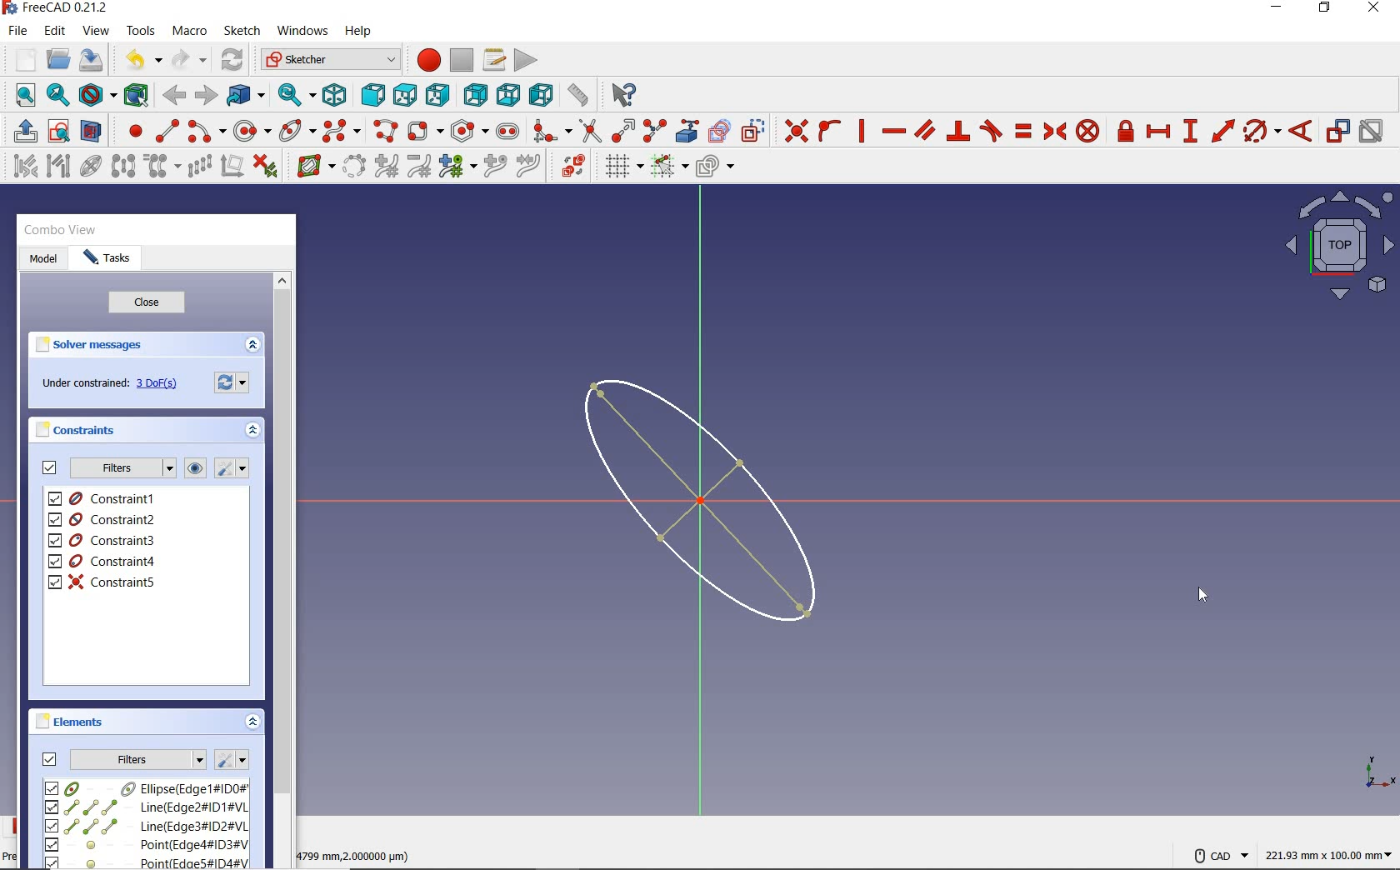  I want to click on settings, so click(230, 468).